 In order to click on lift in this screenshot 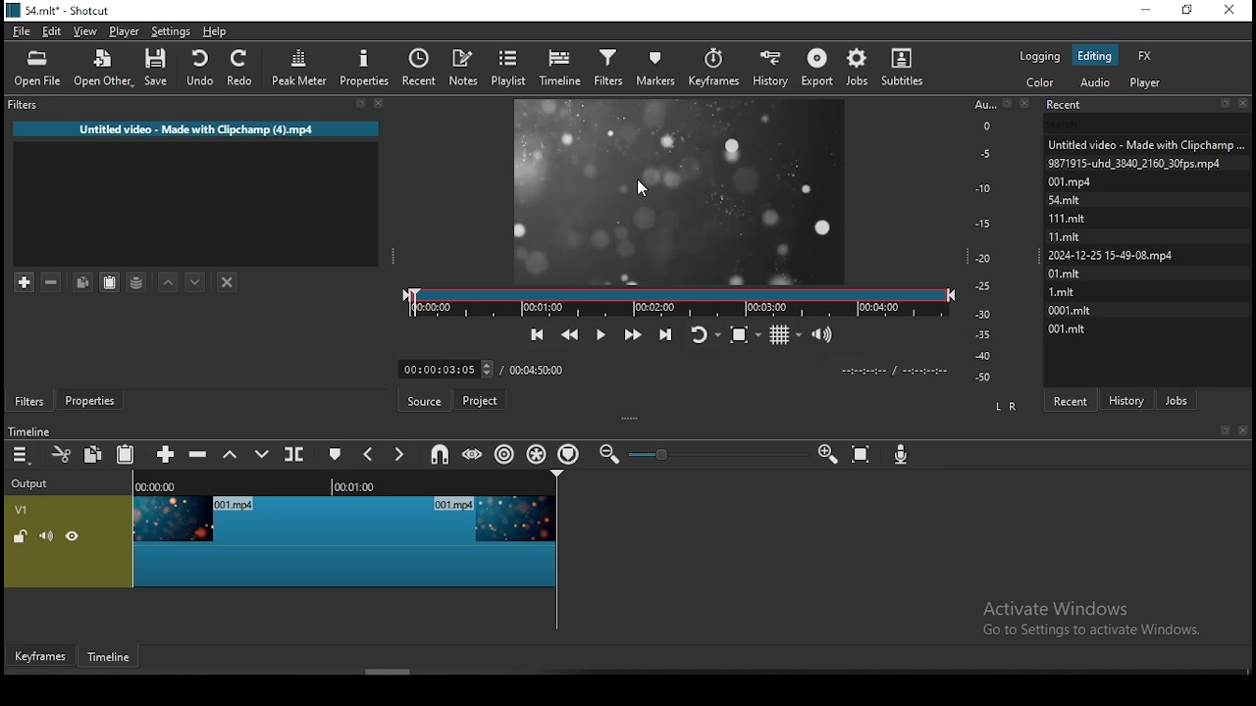, I will do `click(228, 455)`.